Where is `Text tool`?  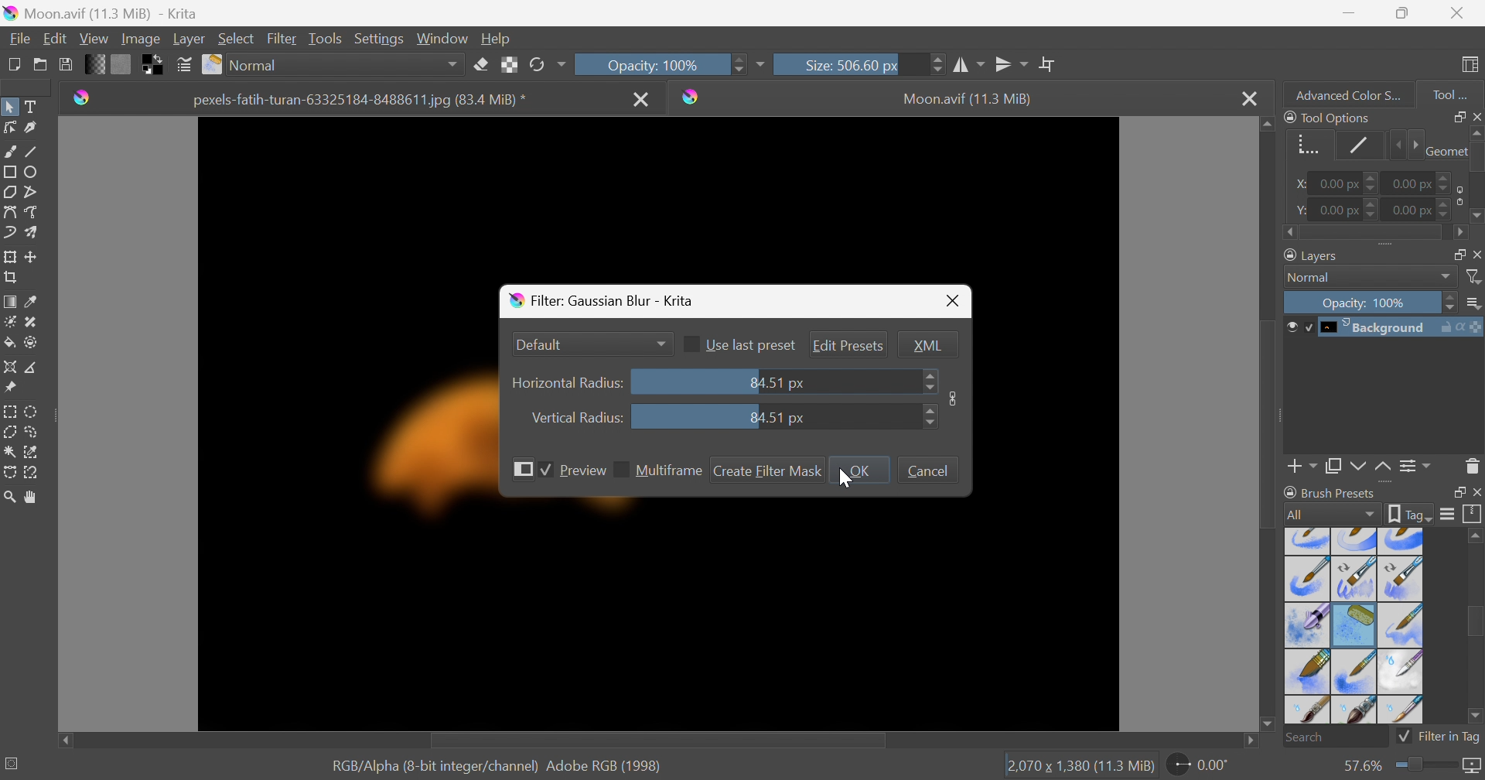 Text tool is located at coordinates (30, 106).